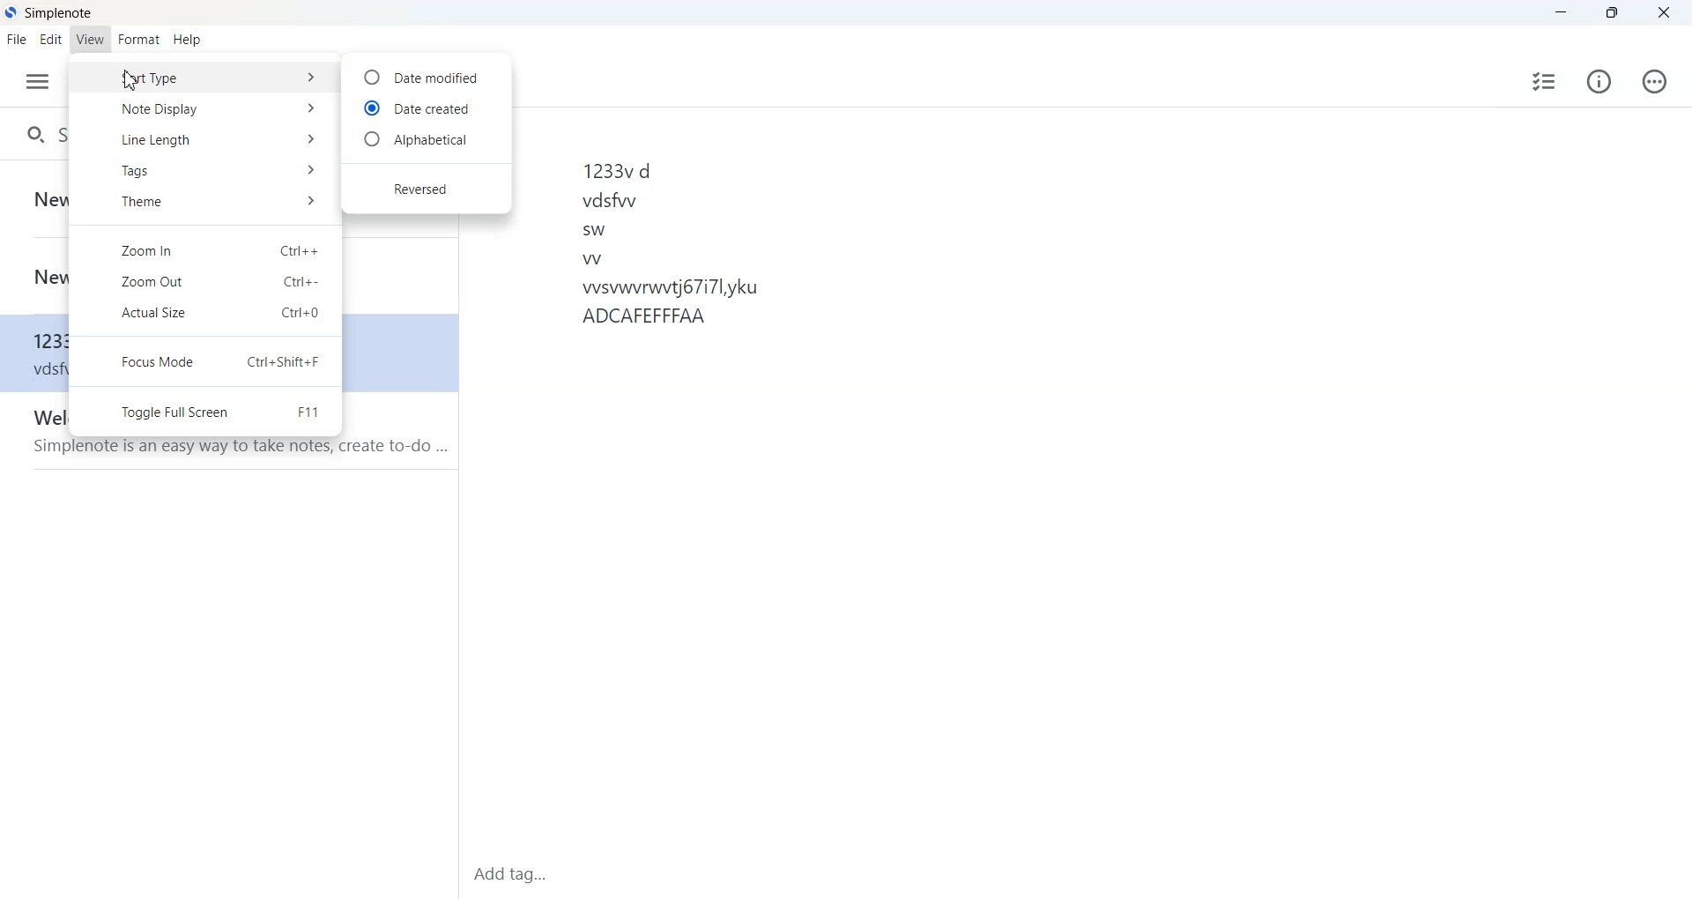 The width and height of the screenshot is (1692, 899). What do you see at coordinates (51, 41) in the screenshot?
I see `Edit` at bounding box center [51, 41].